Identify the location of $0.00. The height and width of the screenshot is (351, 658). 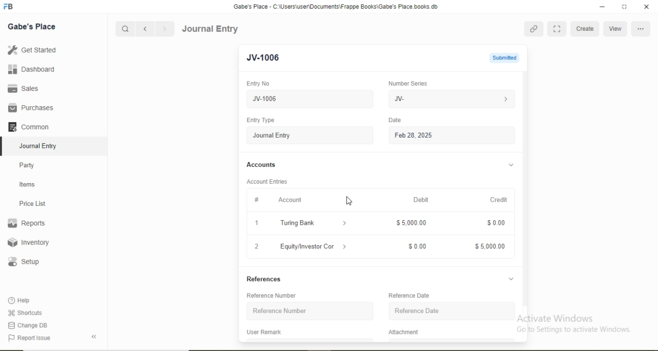
(418, 247).